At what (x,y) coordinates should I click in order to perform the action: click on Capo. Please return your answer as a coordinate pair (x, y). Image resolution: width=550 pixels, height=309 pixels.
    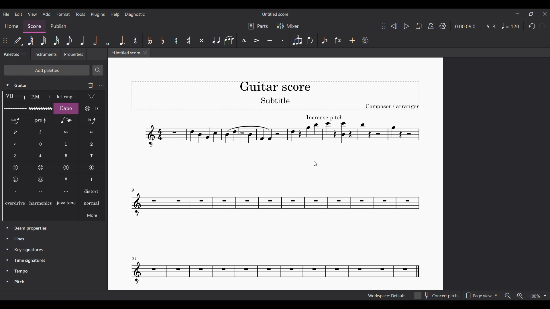
    Looking at the image, I should click on (66, 108).